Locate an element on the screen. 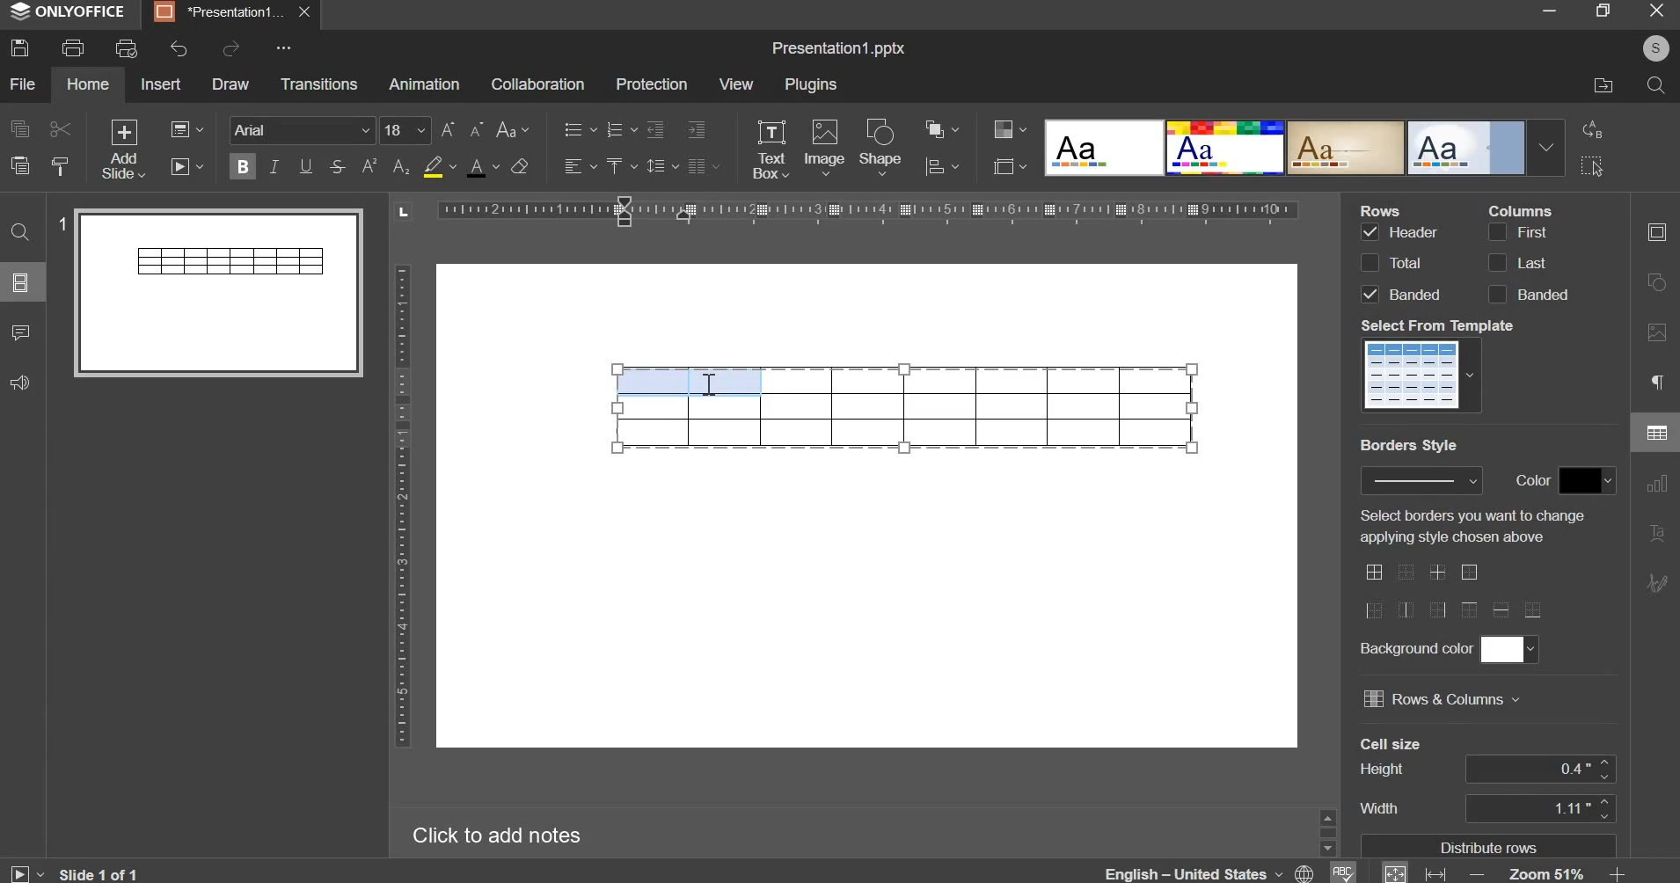  slide size is located at coordinates (1009, 165).